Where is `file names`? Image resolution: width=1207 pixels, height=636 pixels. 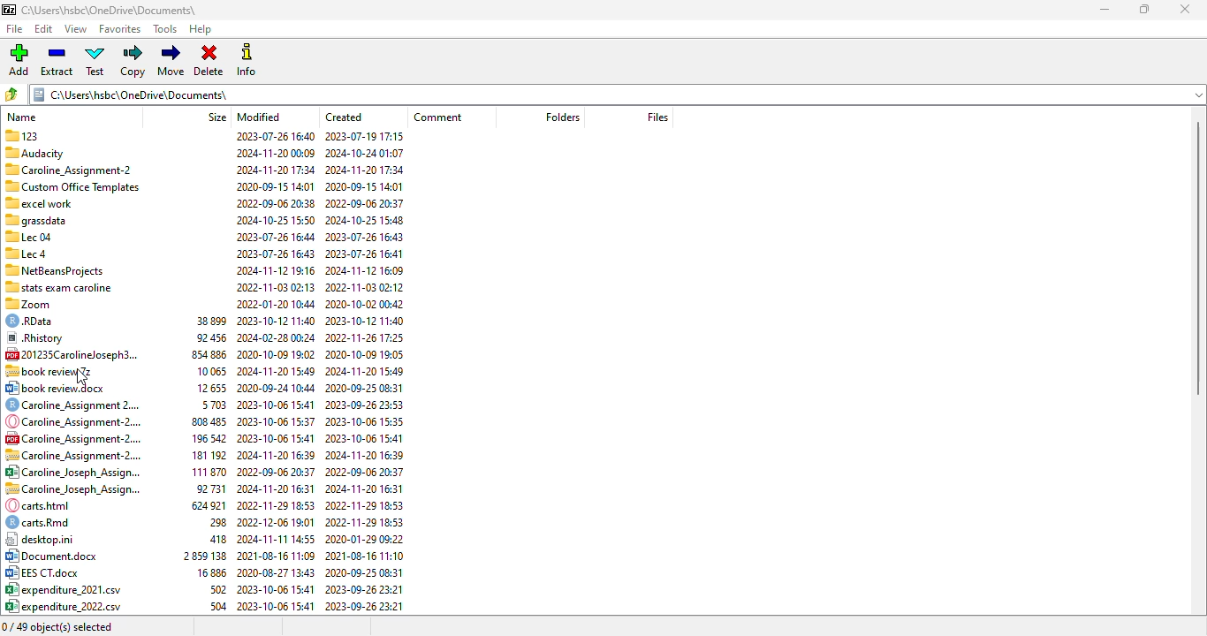 file names is located at coordinates (72, 498).